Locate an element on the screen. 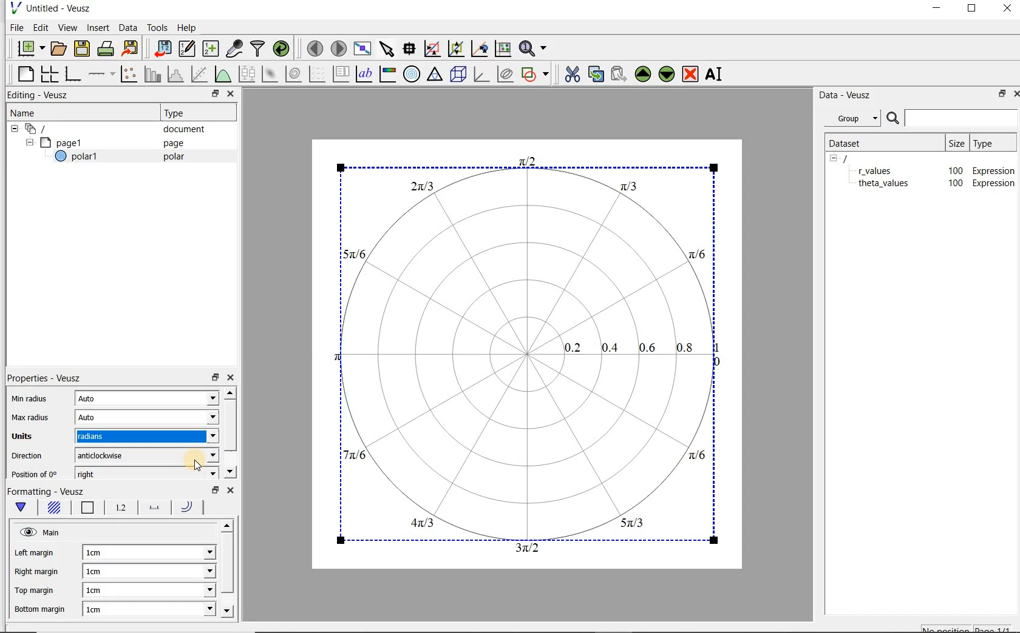 The width and height of the screenshot is (1020, 633). Visible (click to hide, set hide to true) is located at coordinates (27, 529).